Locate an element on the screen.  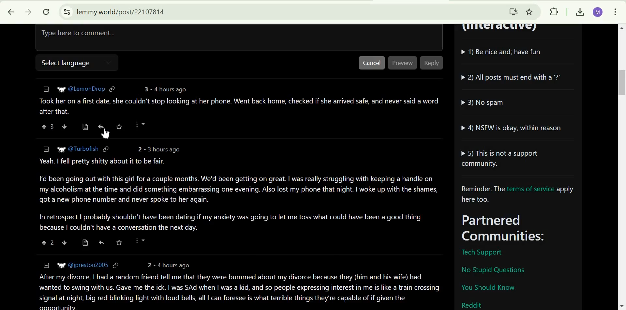
click to go forward, hold to see history is located at coordinates (27, 12).